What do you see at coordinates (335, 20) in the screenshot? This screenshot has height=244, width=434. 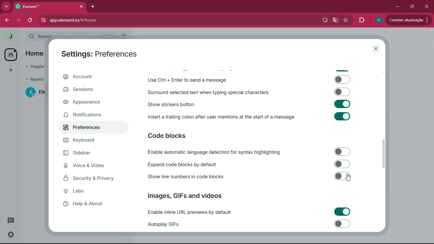 I see `google translate` at bounding box center [335, 20].